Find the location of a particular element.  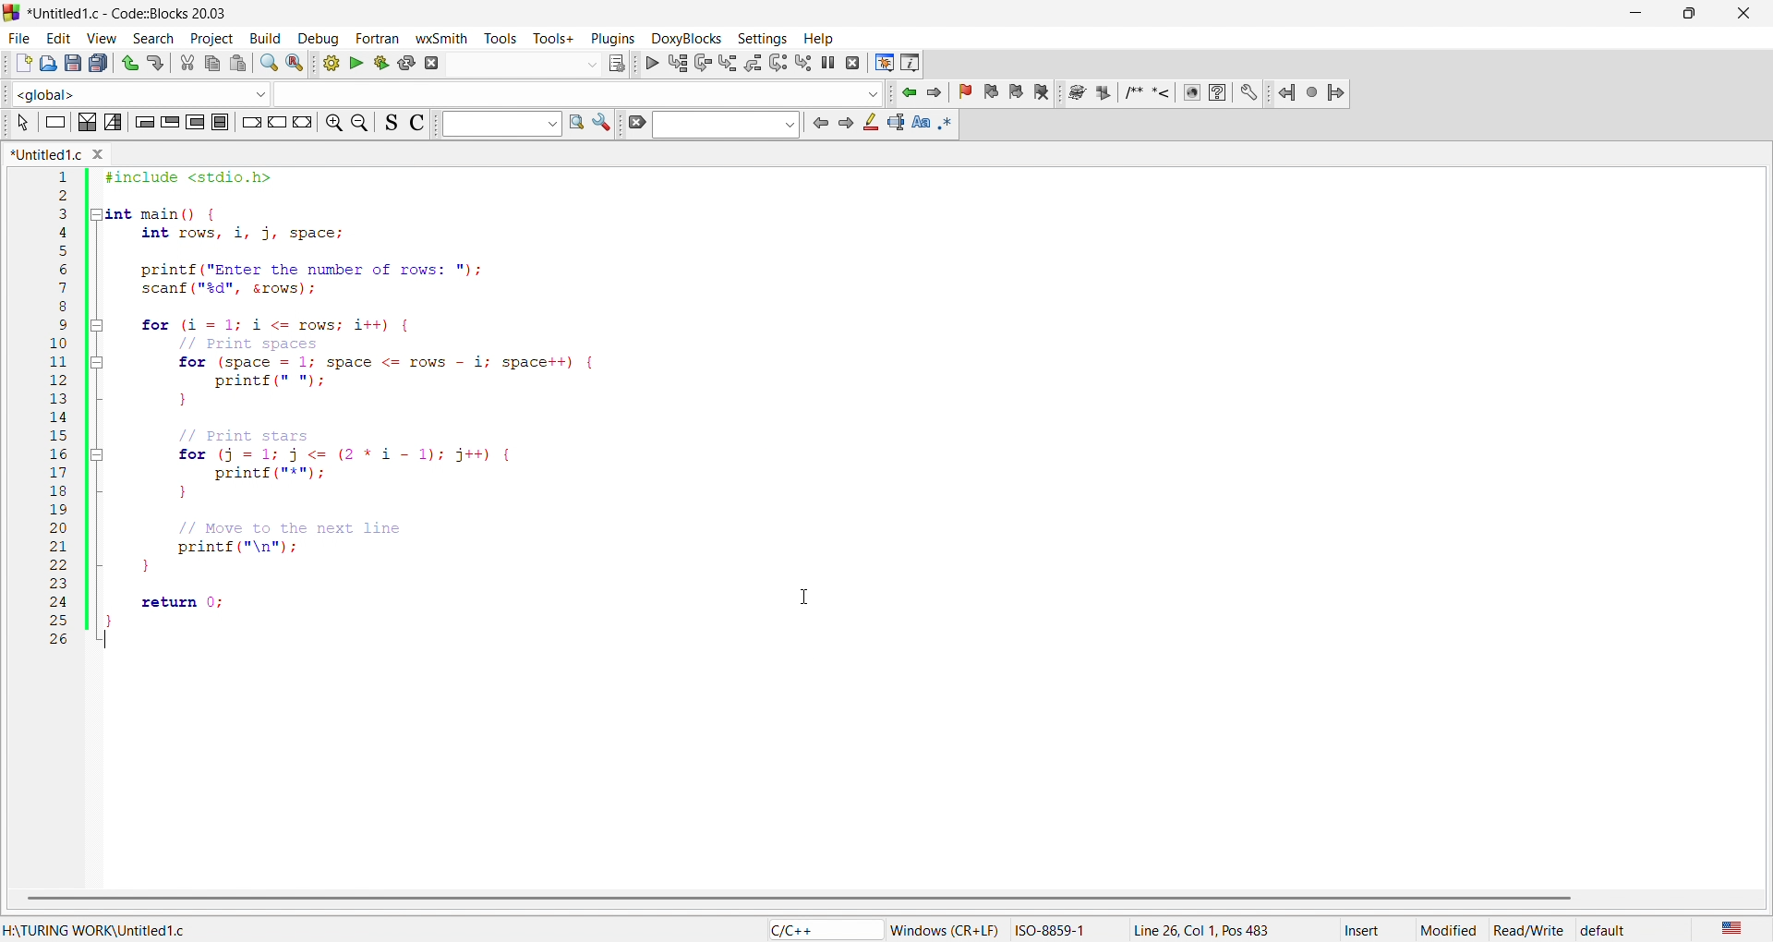

jump backward is located at coordinates (908, 95).